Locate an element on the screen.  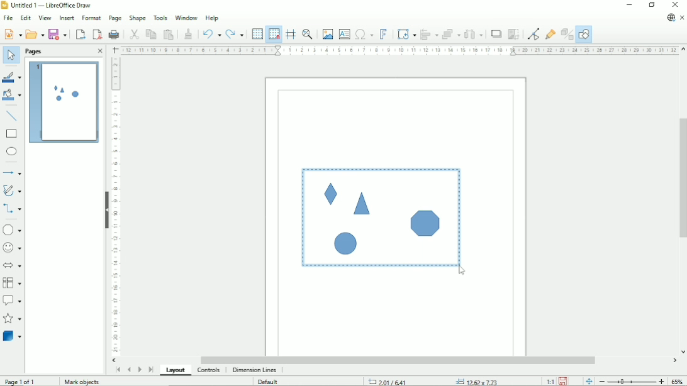
Vertical scroll button is located at coordinates (683, 50).